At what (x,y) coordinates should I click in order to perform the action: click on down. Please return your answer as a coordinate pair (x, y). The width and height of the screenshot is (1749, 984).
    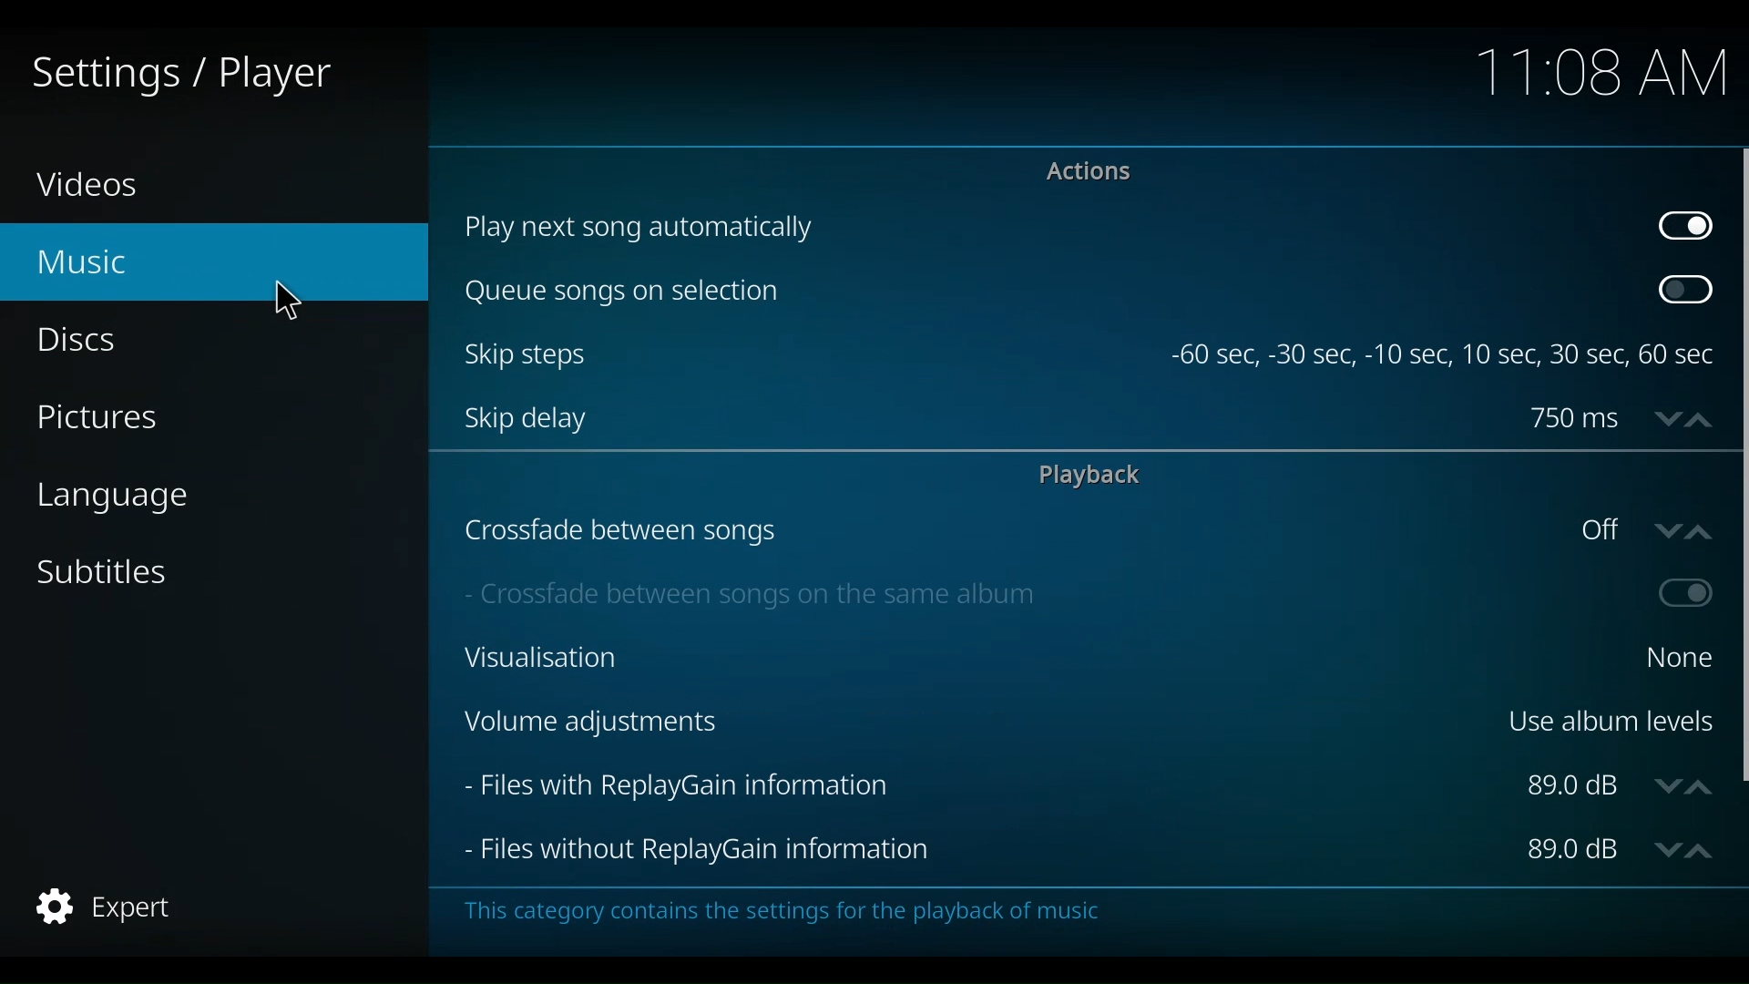
    Looking at the image, I should click on (1662, 530).